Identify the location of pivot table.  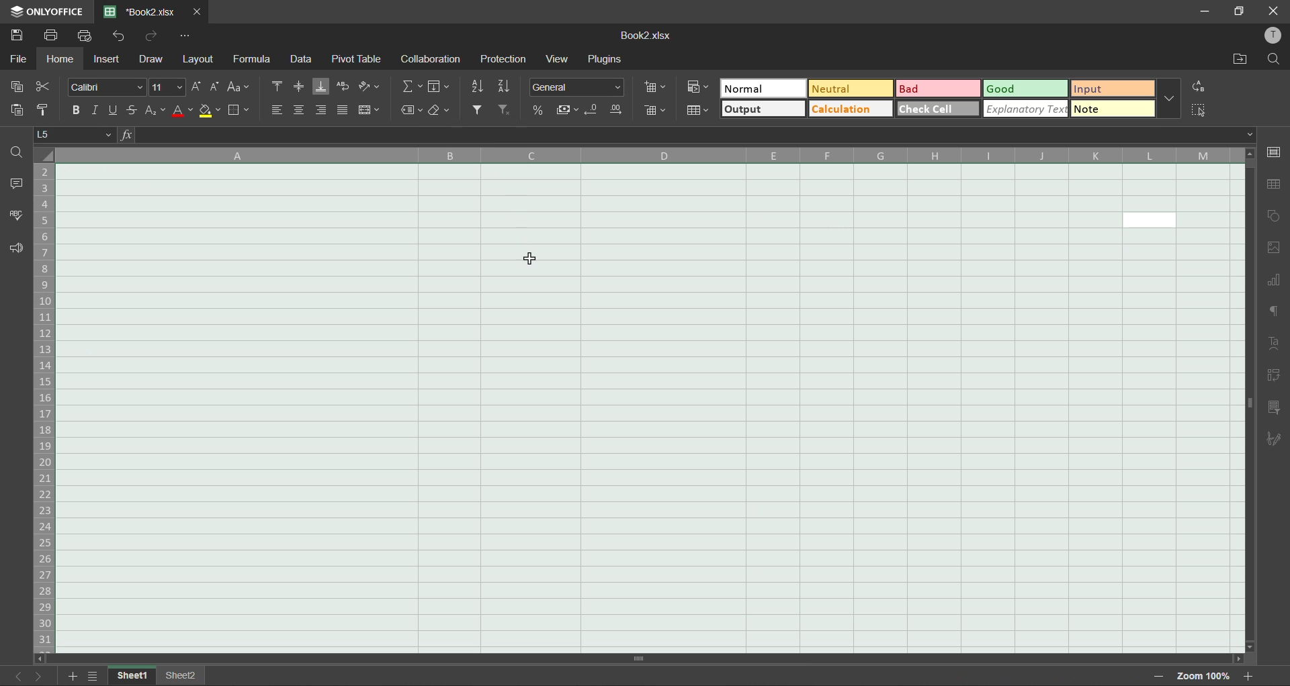
(1275, 377).